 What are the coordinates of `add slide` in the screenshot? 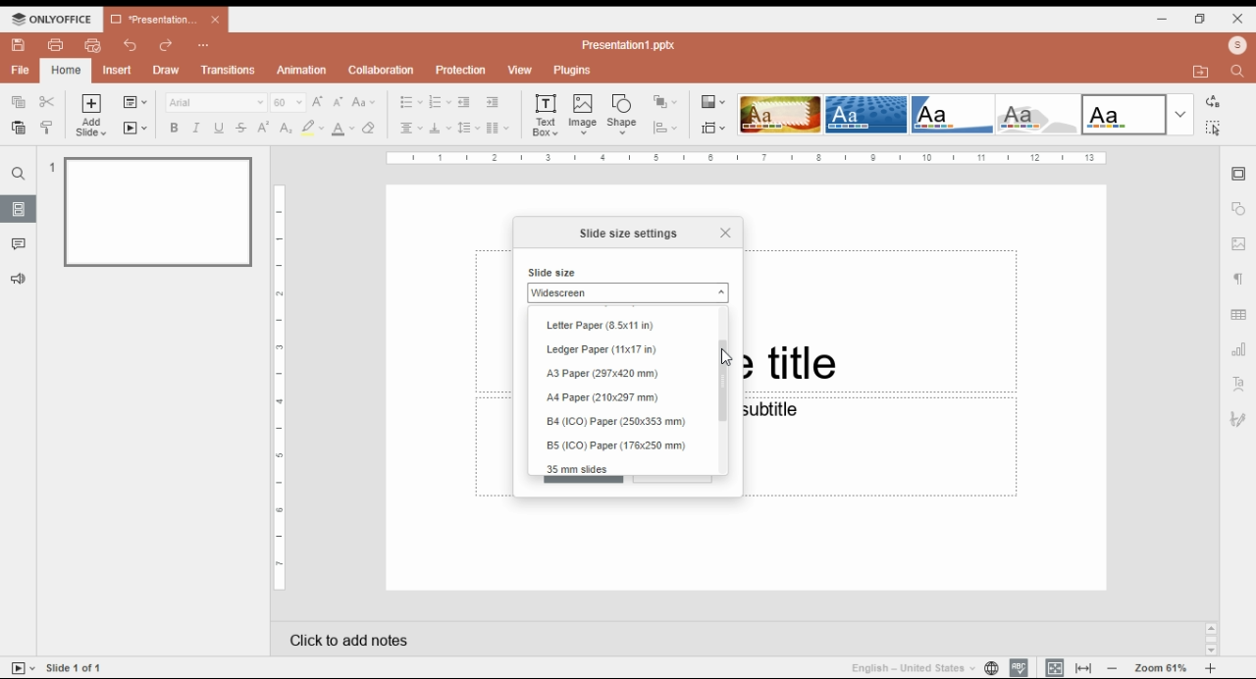 It's located at (93, 116).